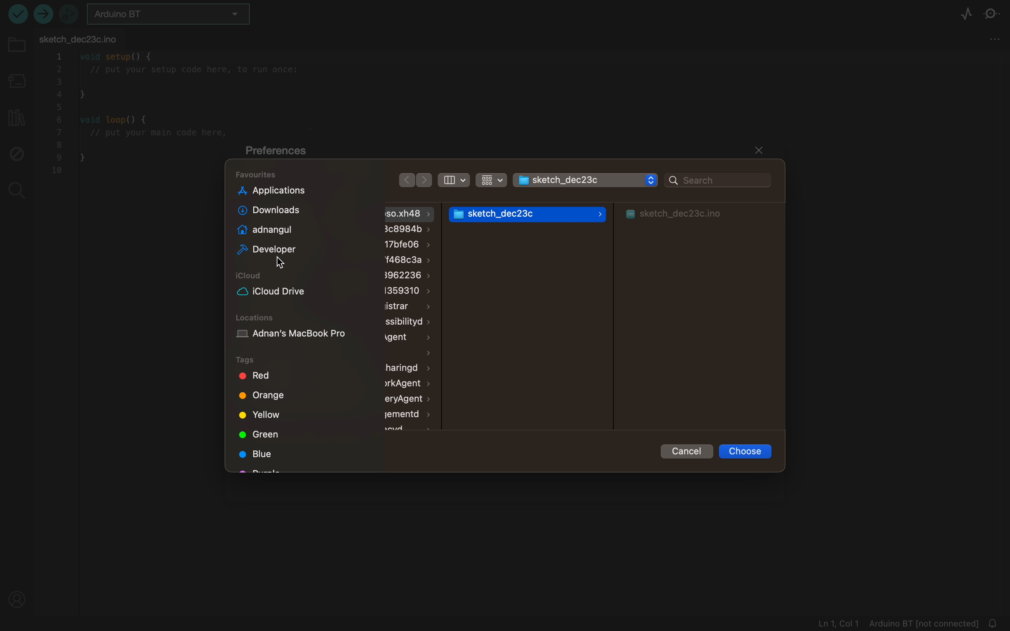 The image size is (1010, 631). I want to click on library, so click(16, 119).